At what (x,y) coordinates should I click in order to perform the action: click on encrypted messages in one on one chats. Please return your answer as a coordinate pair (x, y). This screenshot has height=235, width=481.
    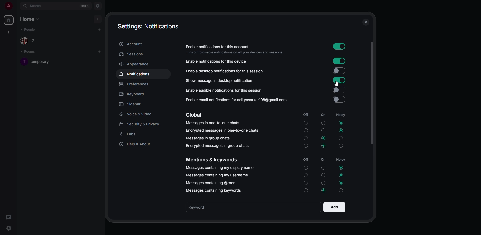
    Looking at the image, I should click on (223, 131).